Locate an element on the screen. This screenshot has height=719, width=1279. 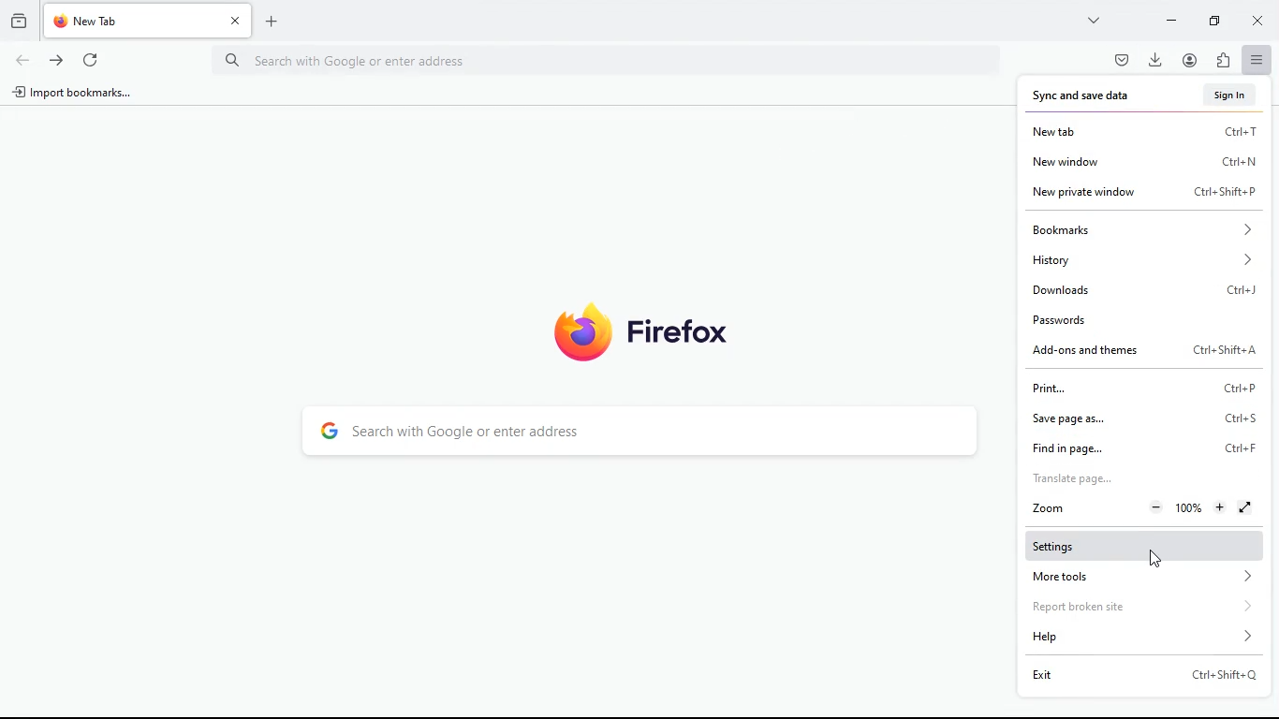
profile is located at coordinates (1194, 60).